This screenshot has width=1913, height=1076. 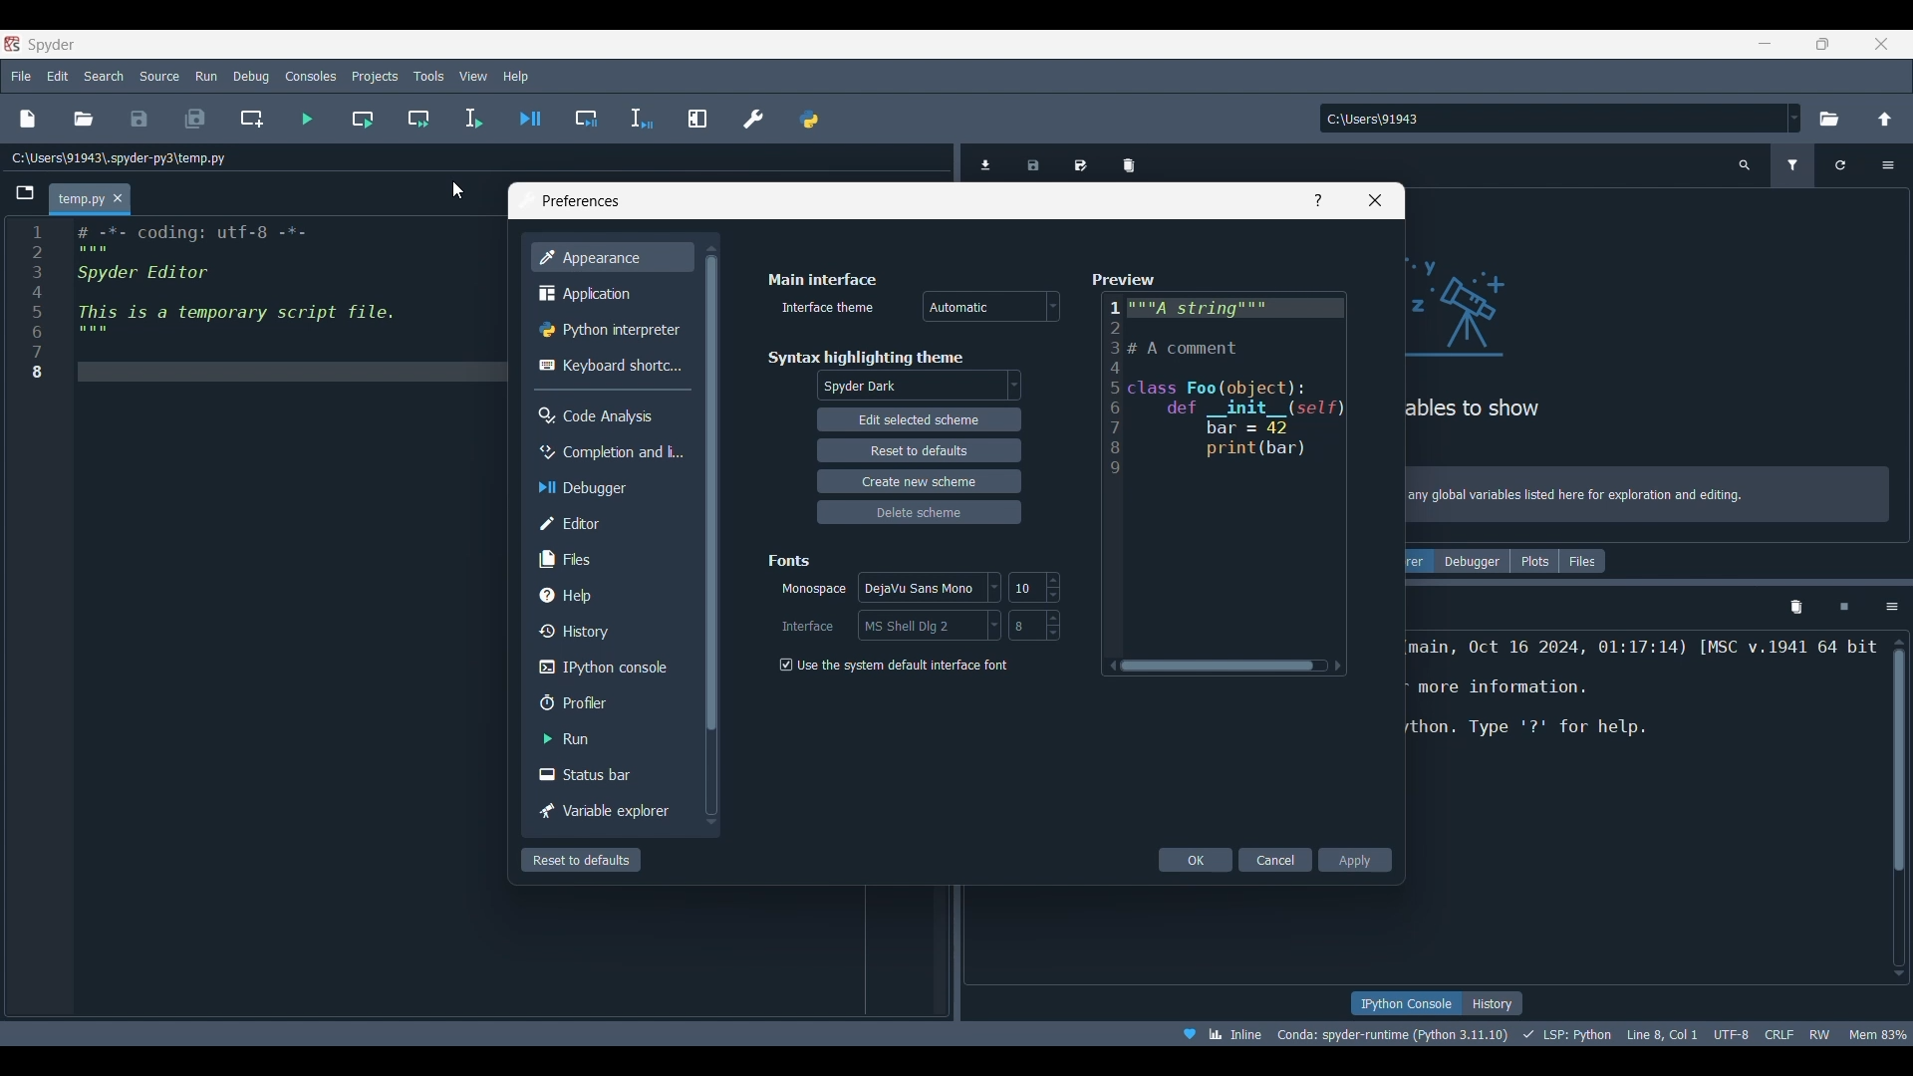 What do you see at coordinates (250, 77) in the screenshot?
I see `Debug menu` at bounding box center [250, 77].